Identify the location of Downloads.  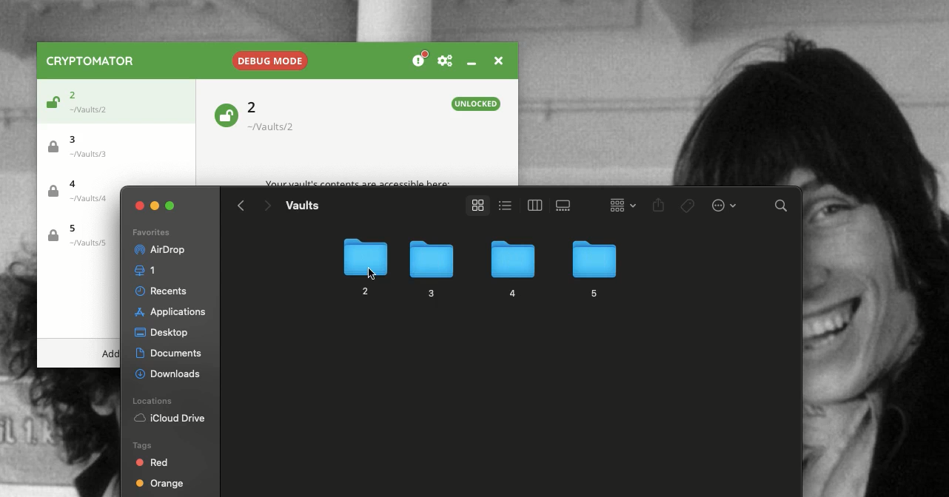
(170, 372).